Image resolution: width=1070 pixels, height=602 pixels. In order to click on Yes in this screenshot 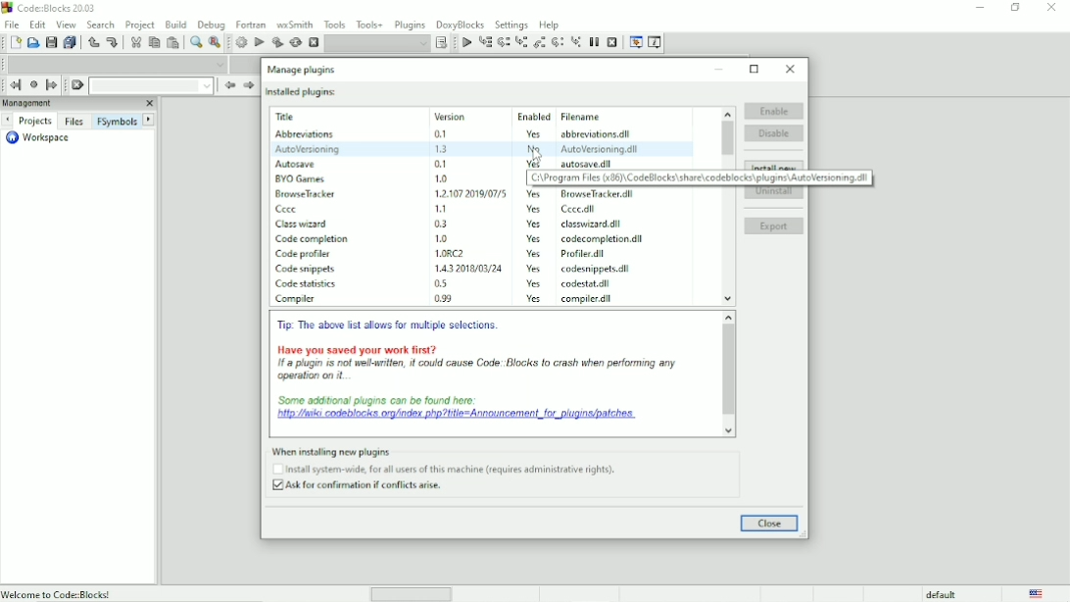, I will do `click(533, 282)`.